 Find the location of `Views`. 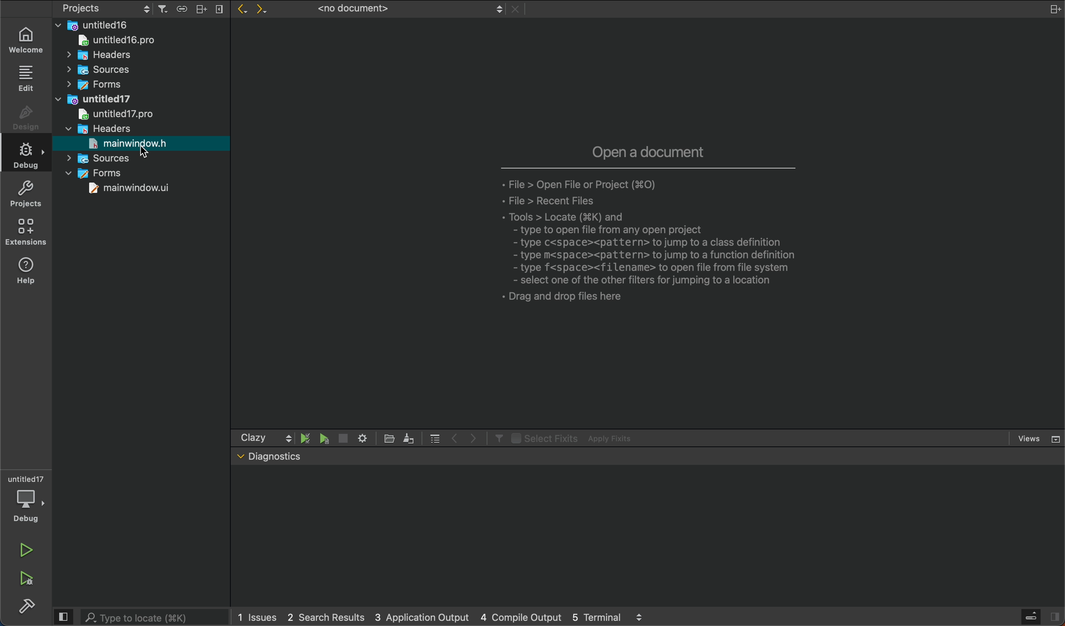

Views is located at coordinates (1038, 438).